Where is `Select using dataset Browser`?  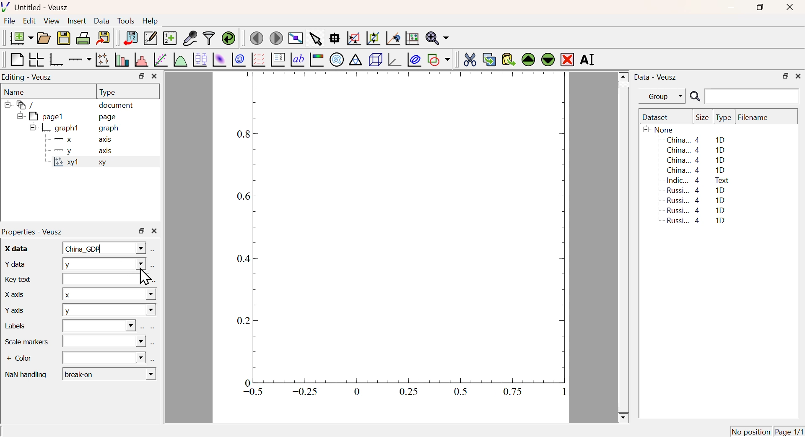 Select using dataset Browser is located at coordinates (153, 346).